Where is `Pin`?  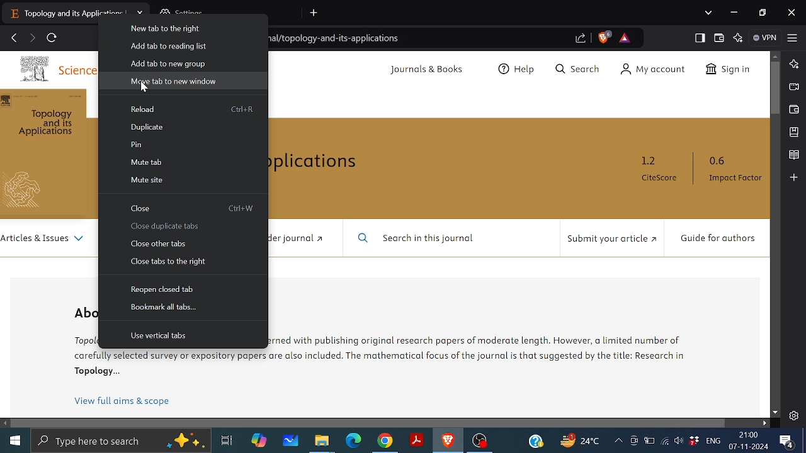
Pin is located at coordinates (137, 145).